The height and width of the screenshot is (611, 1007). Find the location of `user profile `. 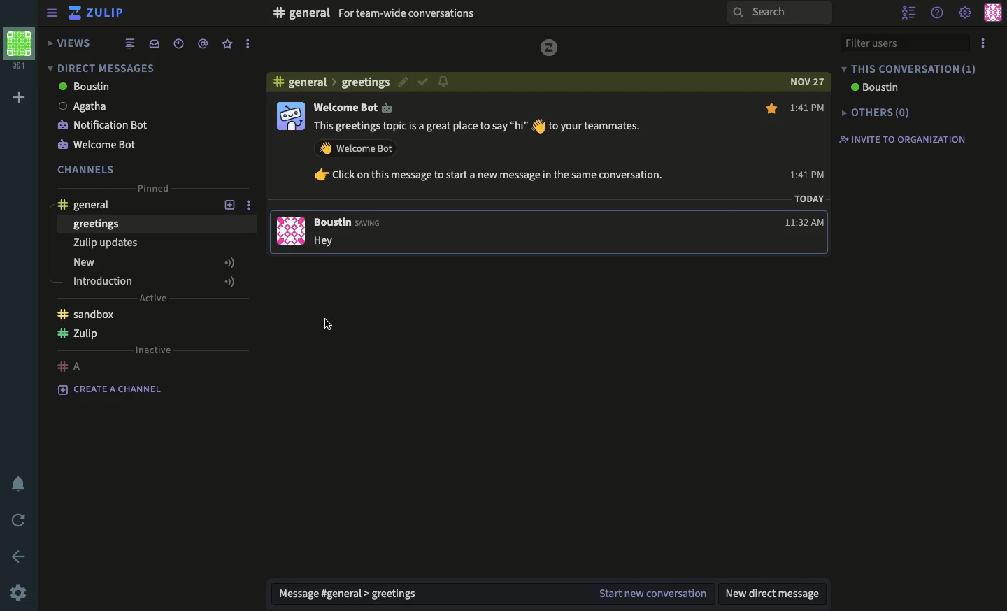

user profile  is located at coordinates (289, 171).